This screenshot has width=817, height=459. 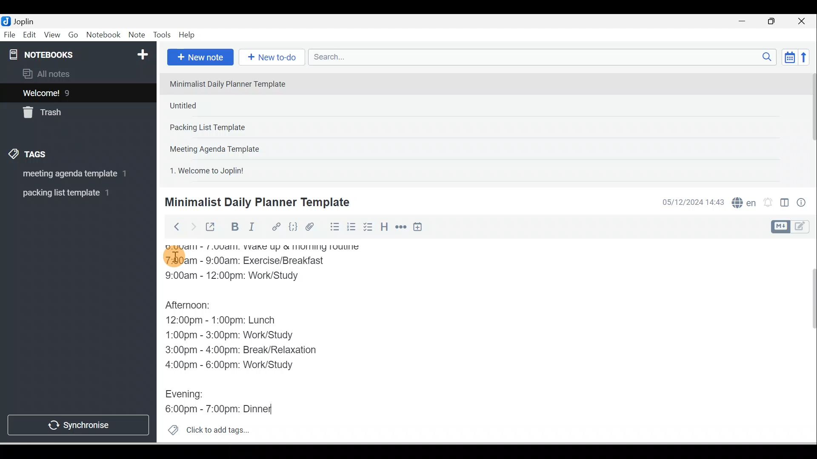 What do you see at coordinates (804, 21) in the screenshot?
I see `Close` at bounding box center [804, 21].